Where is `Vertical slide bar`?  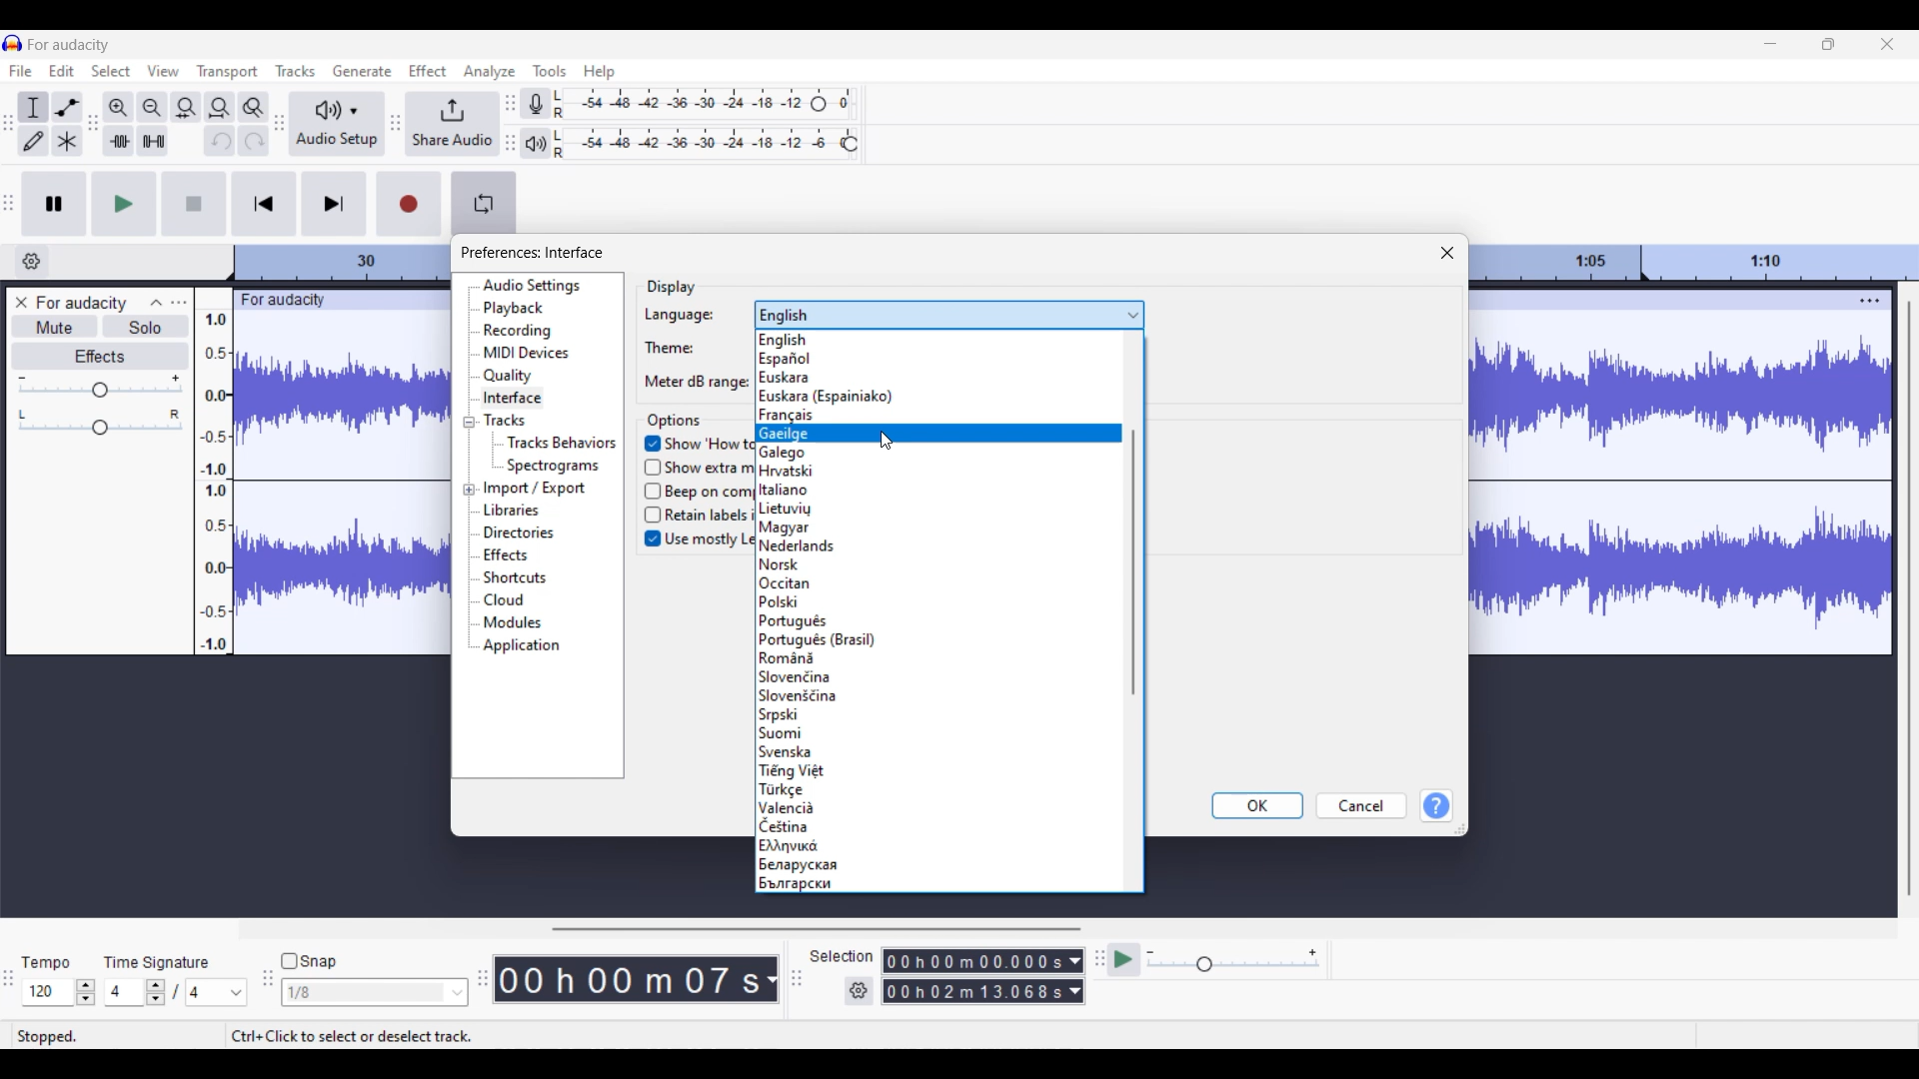 Vertical slide bar is located at coordinates (1133, 562).